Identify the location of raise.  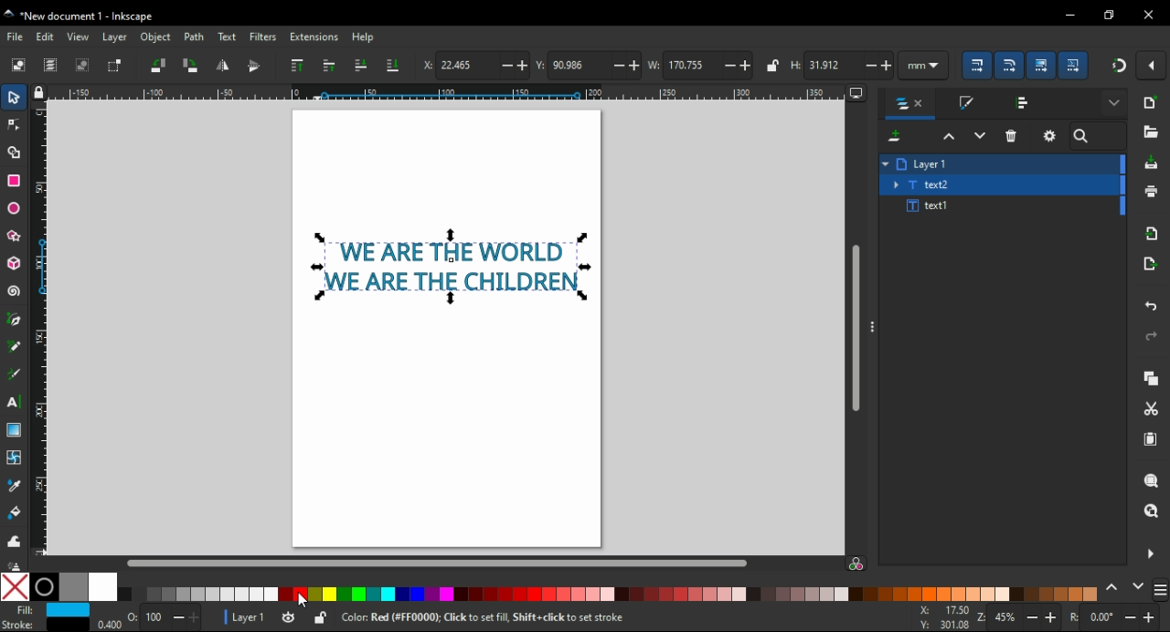
(328, 66).